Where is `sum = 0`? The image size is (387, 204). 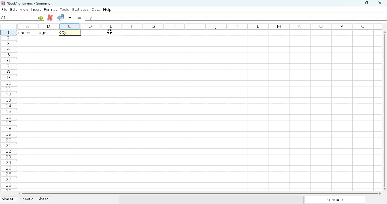 sum = 0 is located at coordinates (334, 200).